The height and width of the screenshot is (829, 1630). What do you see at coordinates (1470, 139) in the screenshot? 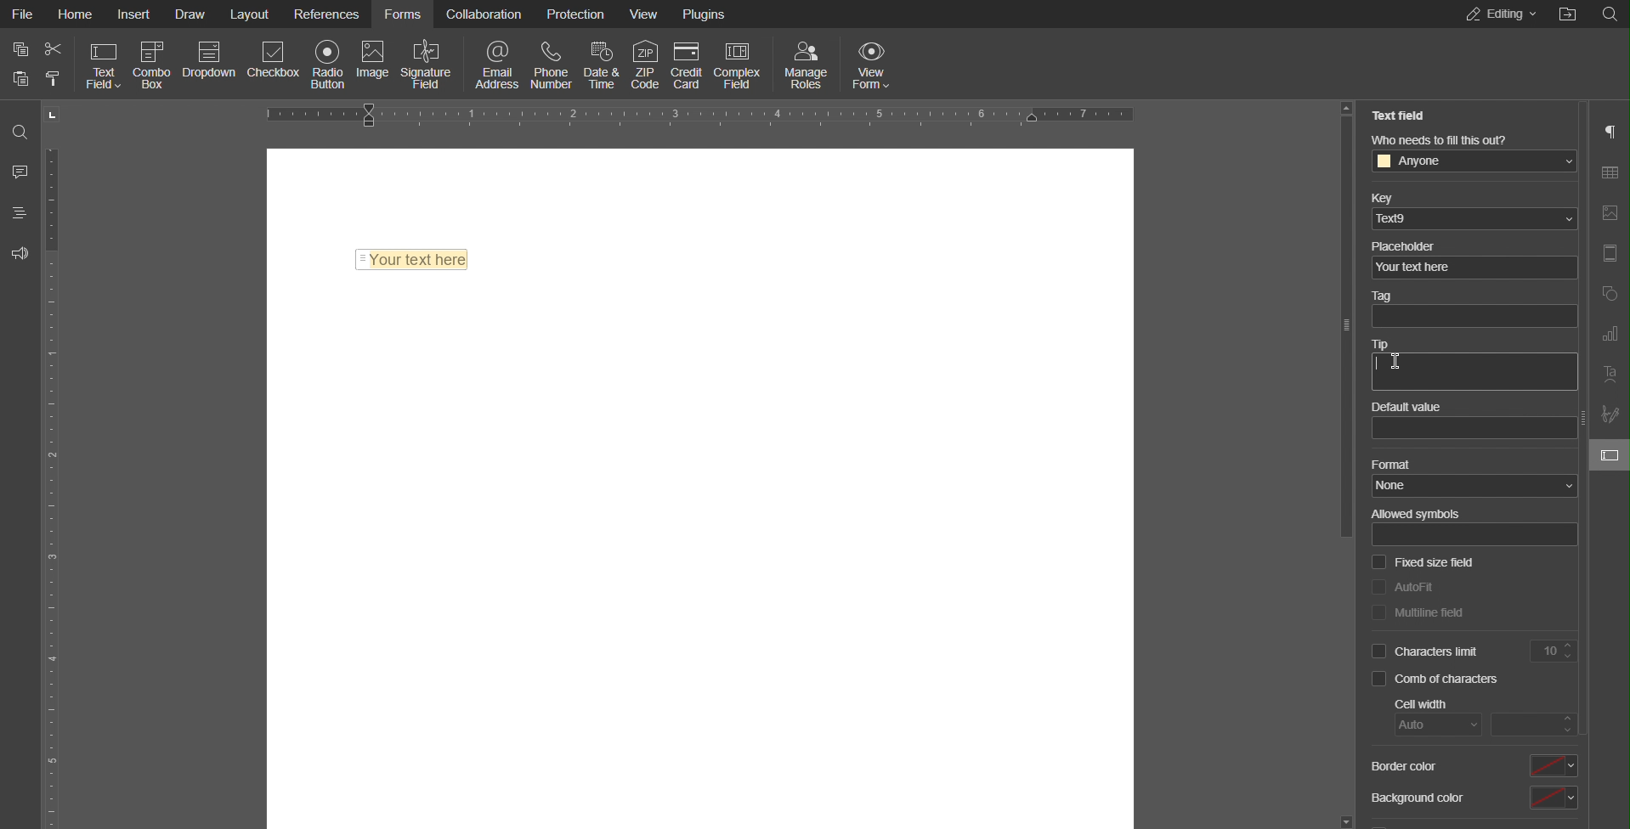
I see `Who needs to fill this out` at bounding box center [1470, 139].